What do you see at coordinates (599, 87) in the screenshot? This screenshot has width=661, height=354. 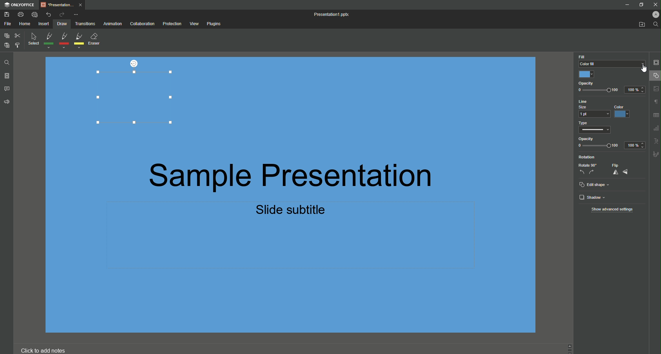 I see `Opacity` at bounding box center [599, 87].